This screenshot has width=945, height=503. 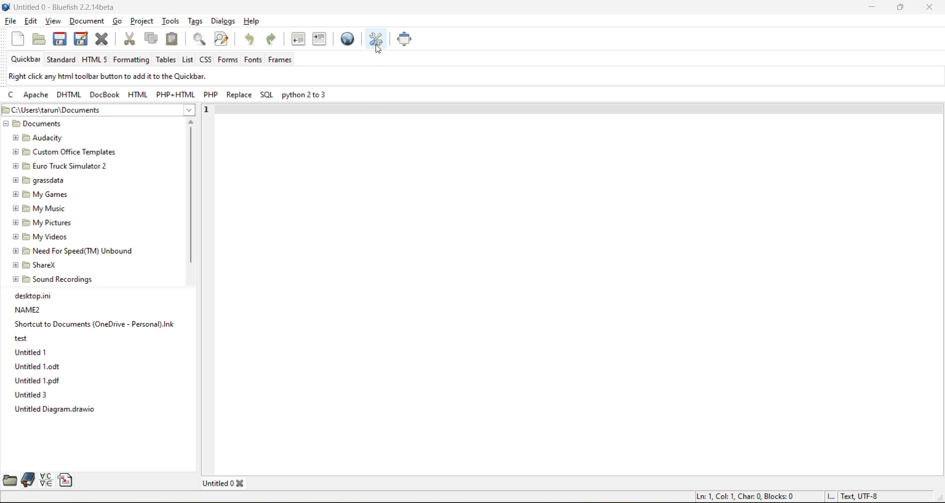 What do you see at coordinates (211, 95) in the screenshot?
I see `php` at bounding box center [211, 95].